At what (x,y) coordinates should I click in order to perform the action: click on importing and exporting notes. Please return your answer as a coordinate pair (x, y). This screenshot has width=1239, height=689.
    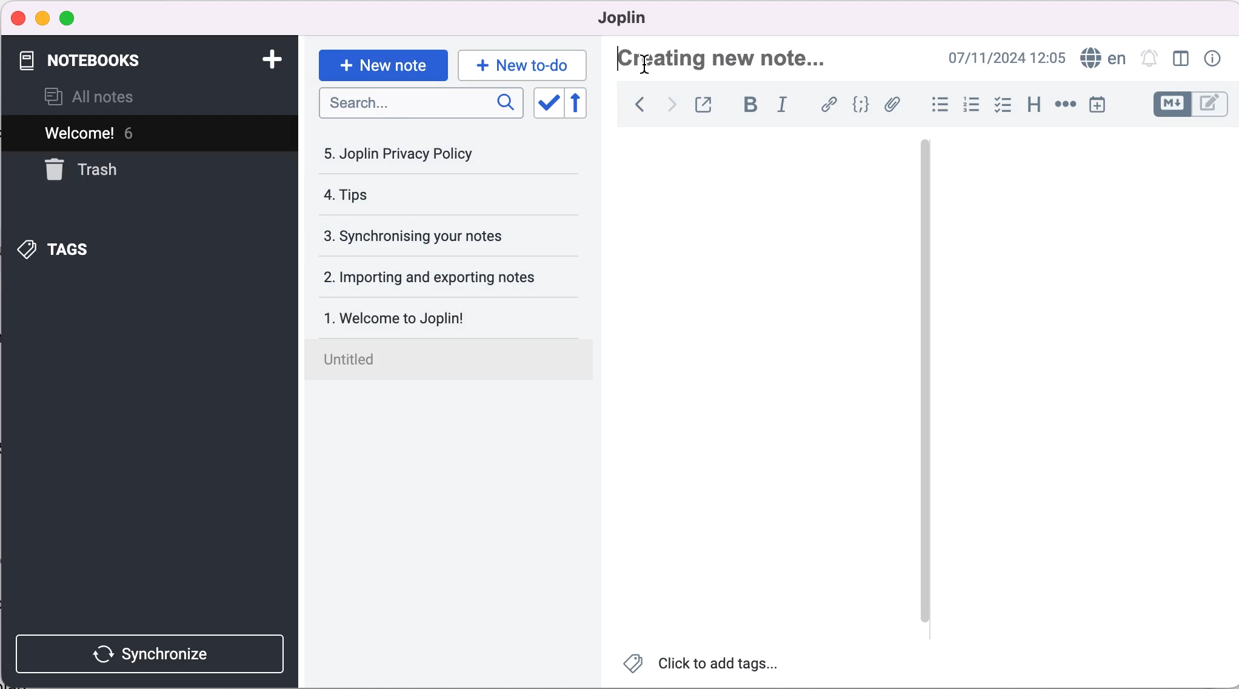
    Looking at the image, I should click on (437, 277).